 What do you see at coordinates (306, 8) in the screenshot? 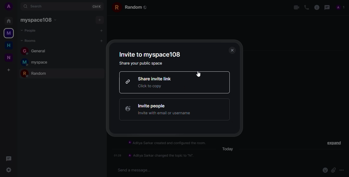
I see `voice call` at bounding box center [306, 8].